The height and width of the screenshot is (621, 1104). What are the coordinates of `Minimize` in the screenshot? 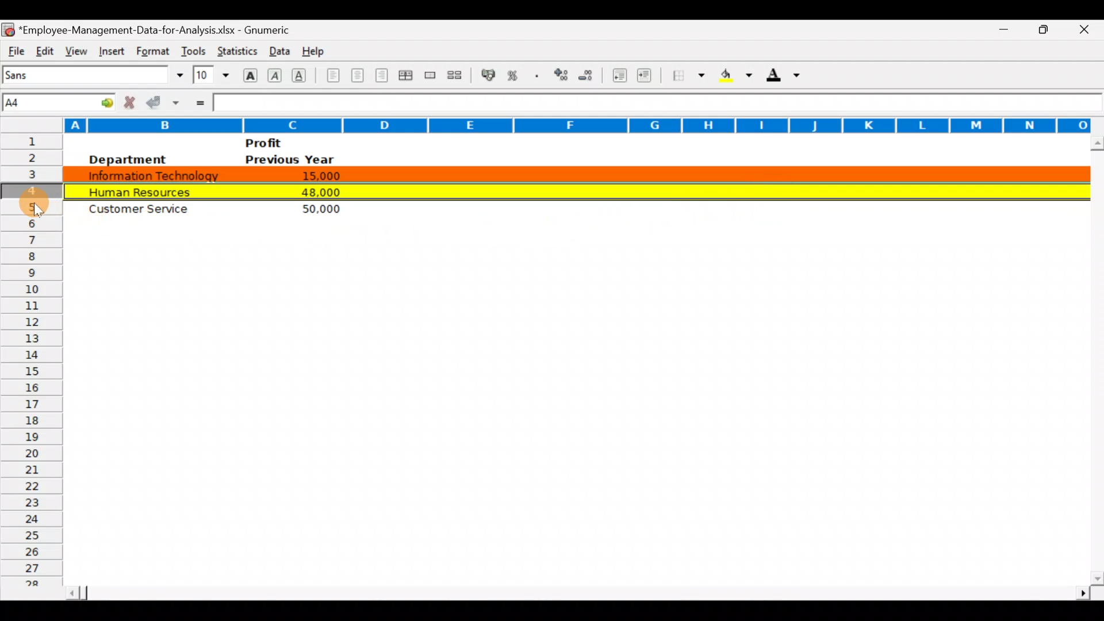 It's located at (997, 30).